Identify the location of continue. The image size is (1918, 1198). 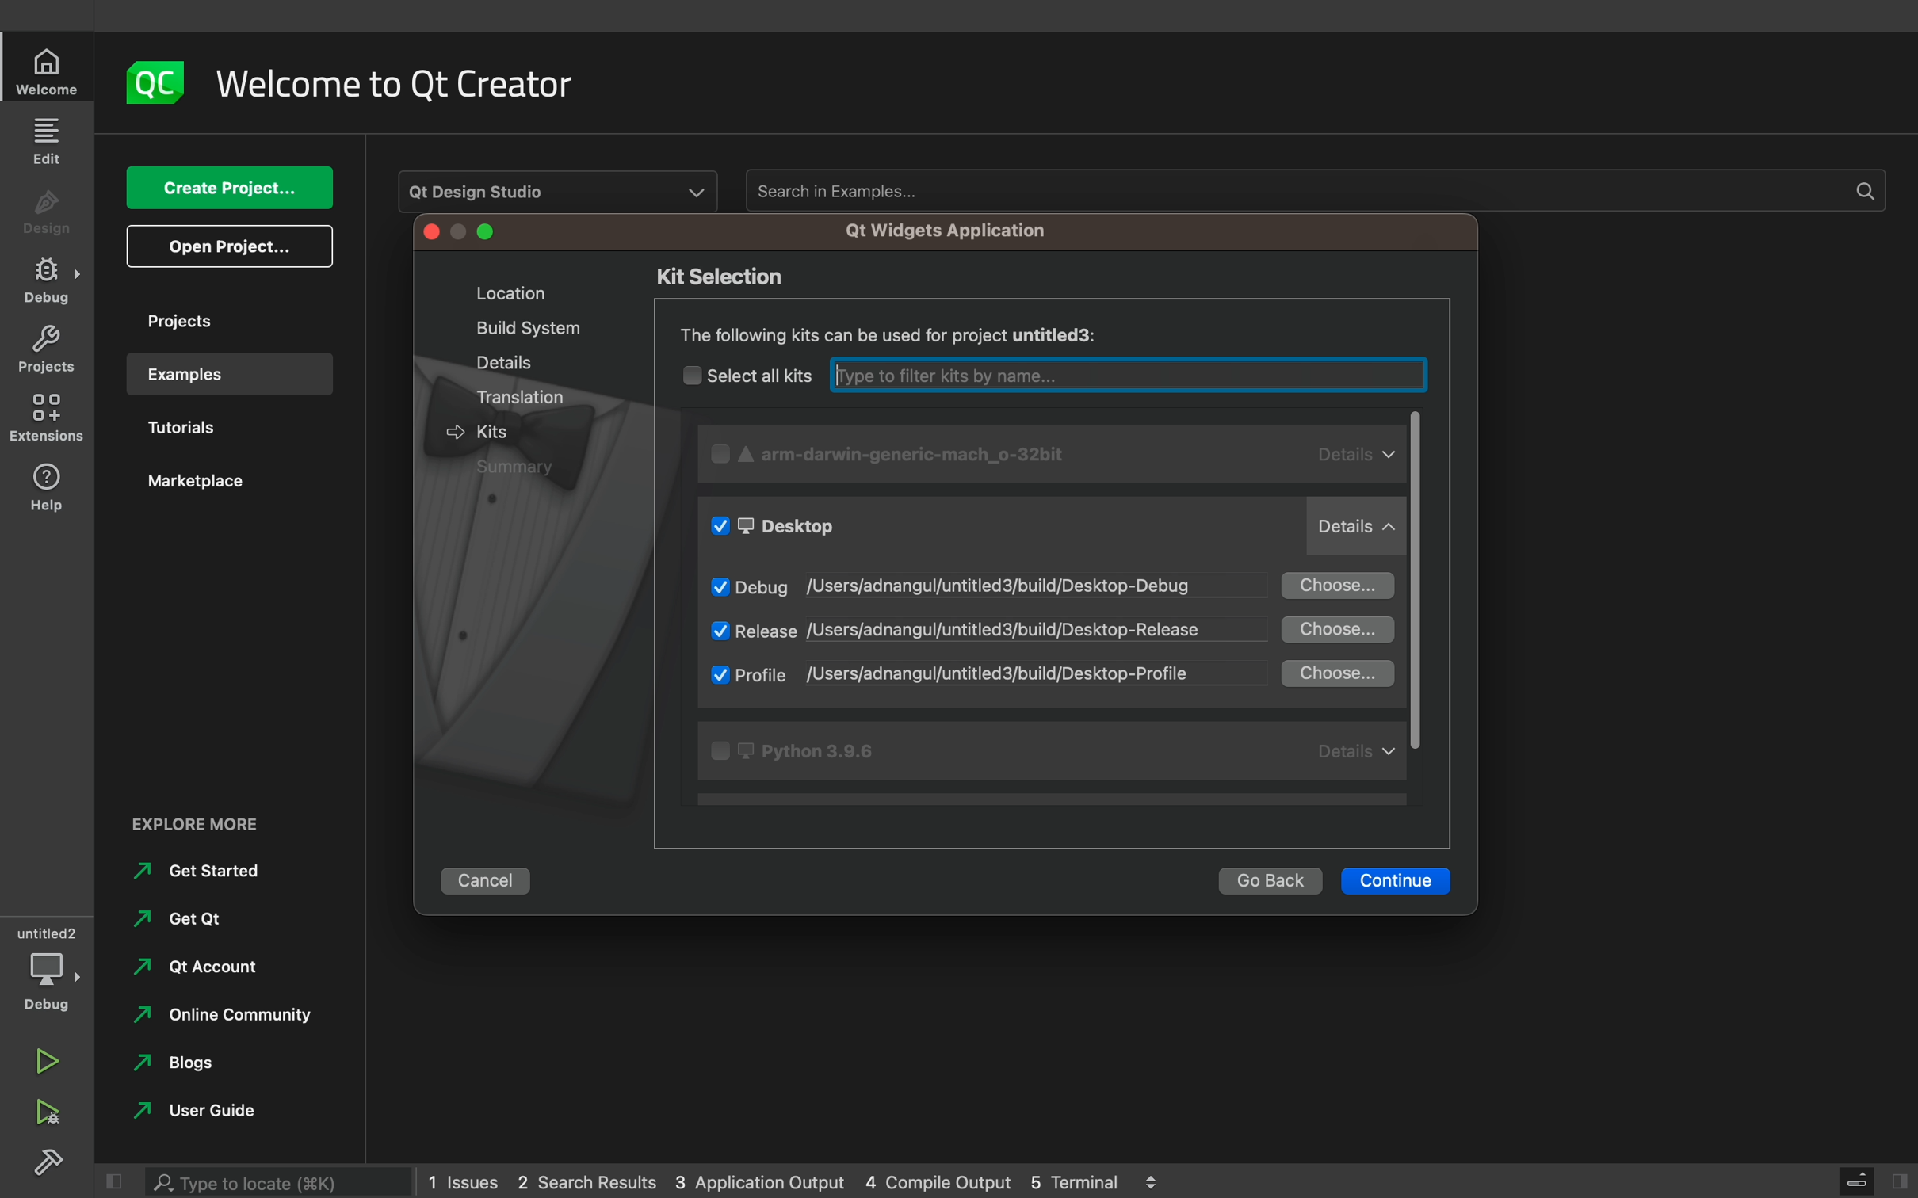
(1398, 881).